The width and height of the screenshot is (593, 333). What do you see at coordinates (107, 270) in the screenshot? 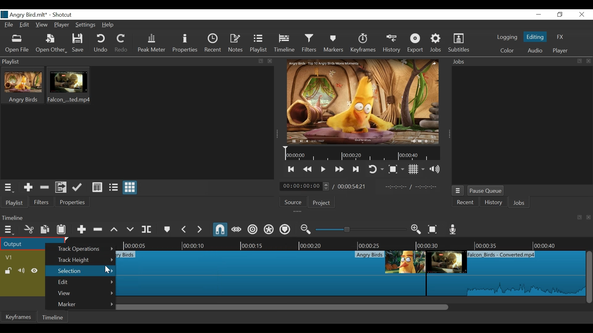
I see `Cursor` at bounding box center [107, 270].